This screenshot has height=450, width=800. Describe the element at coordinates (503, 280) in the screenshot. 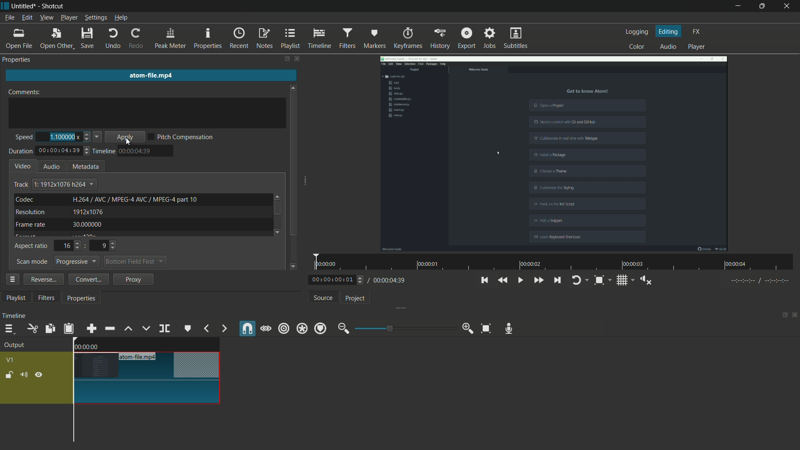

I see `quickly play backward` at that location.